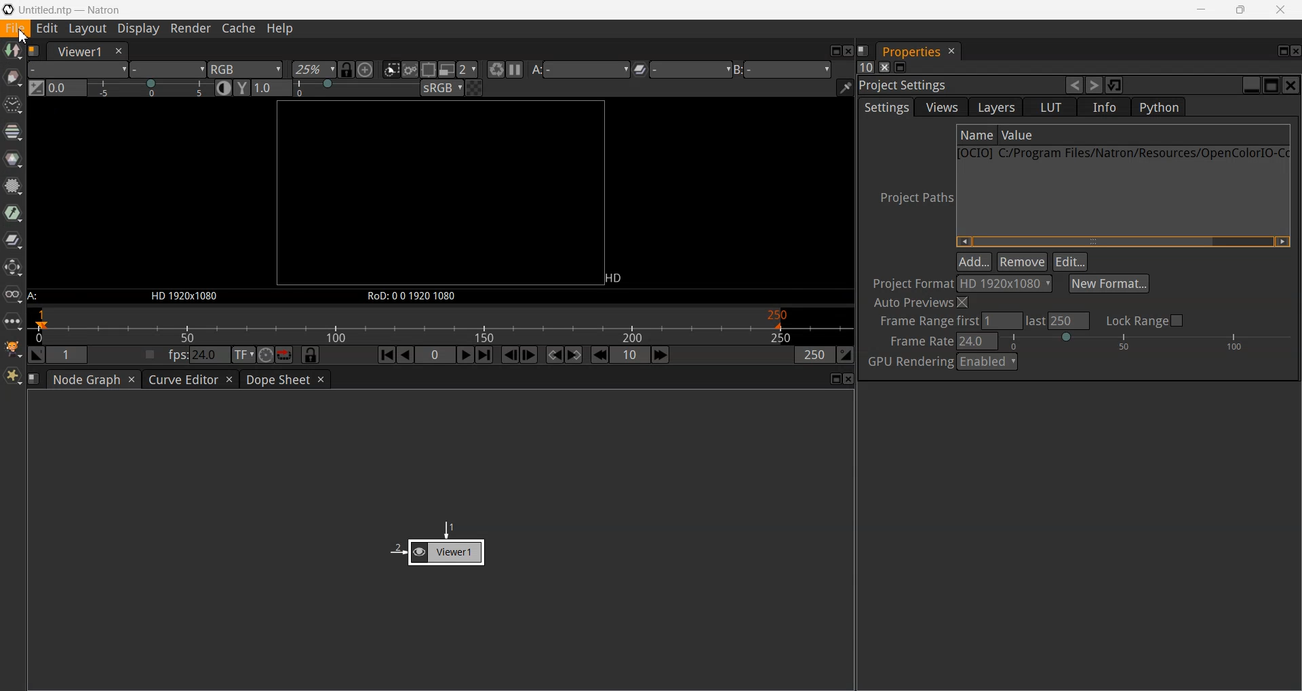 This screenshot has width=1302, height=691. Describe the element at coordinates (661, 356) in the screenshot. I see `Next Increment` at that location.